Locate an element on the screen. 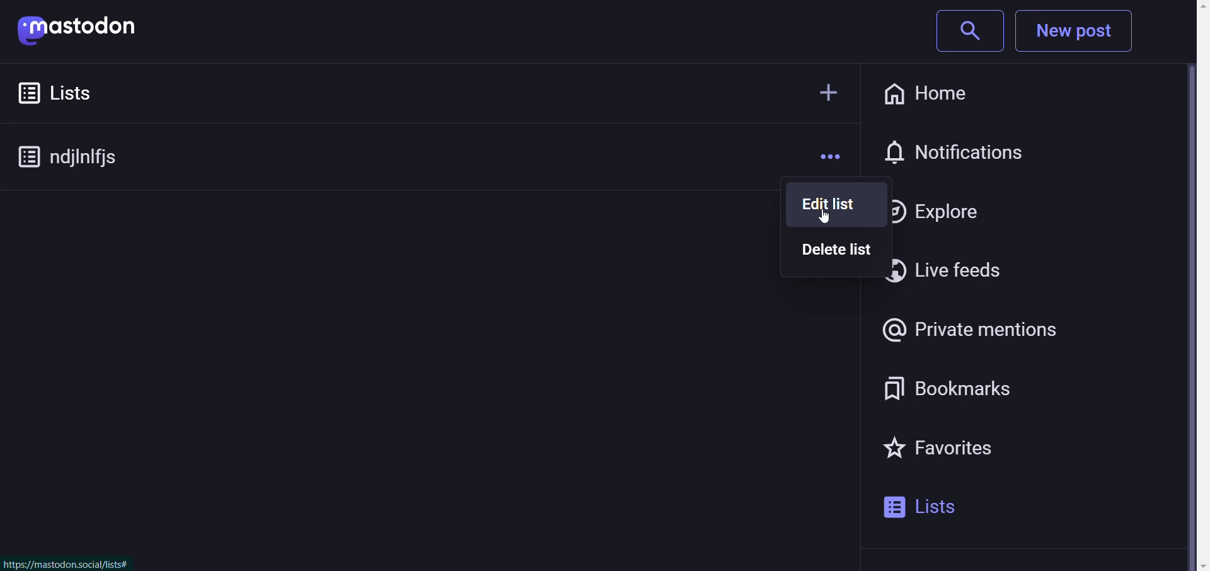 The width and height of the screenshot is (1210, 571). favorites is located at coordinates (937, 451).